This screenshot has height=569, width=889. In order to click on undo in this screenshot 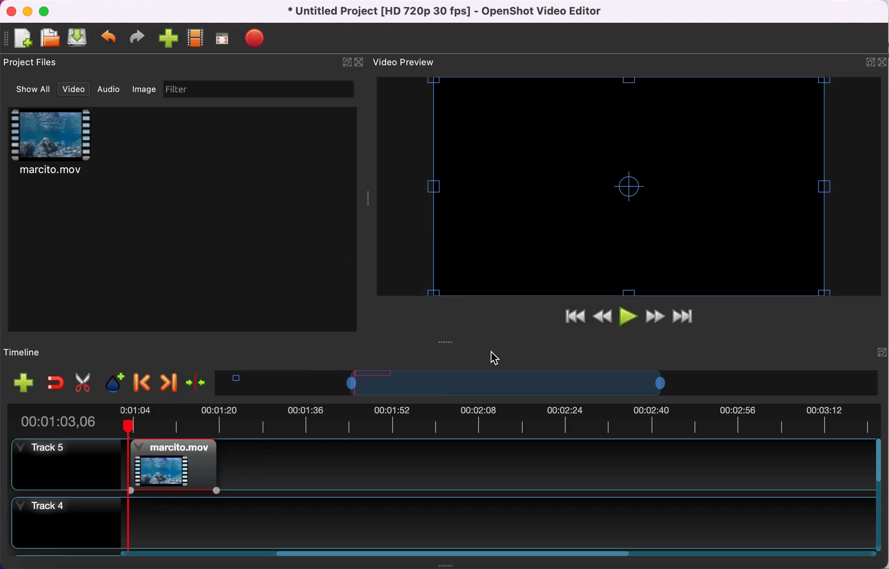, I will do `click(107, 37)`.